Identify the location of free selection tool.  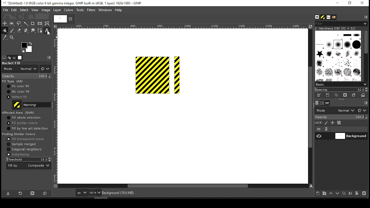
(20, 24).